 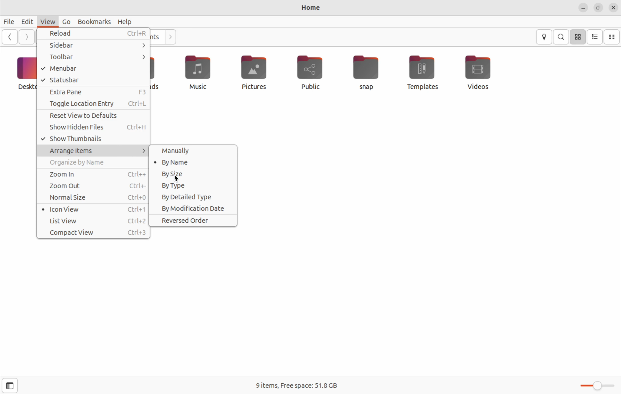 I want to click on Go back ward, so click(x=11, y=37).